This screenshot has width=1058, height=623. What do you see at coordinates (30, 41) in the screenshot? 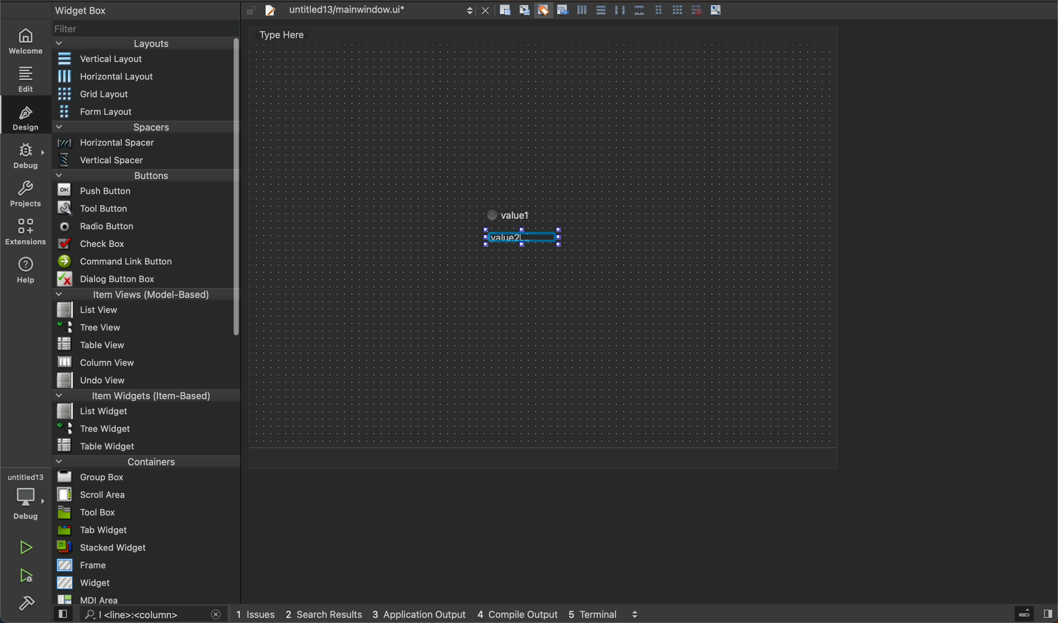
I see `home` at bounding box center [30, 41].